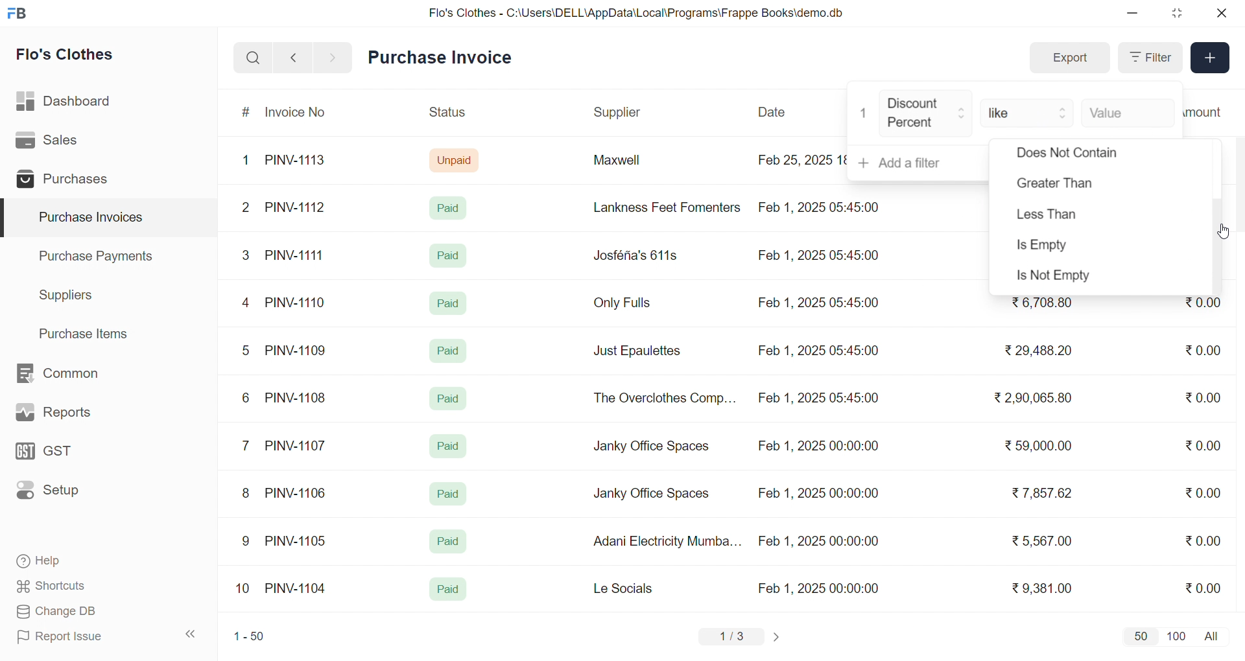 This screenshot has height=661, width=1245. I want to click on 1, so click(864, 113).